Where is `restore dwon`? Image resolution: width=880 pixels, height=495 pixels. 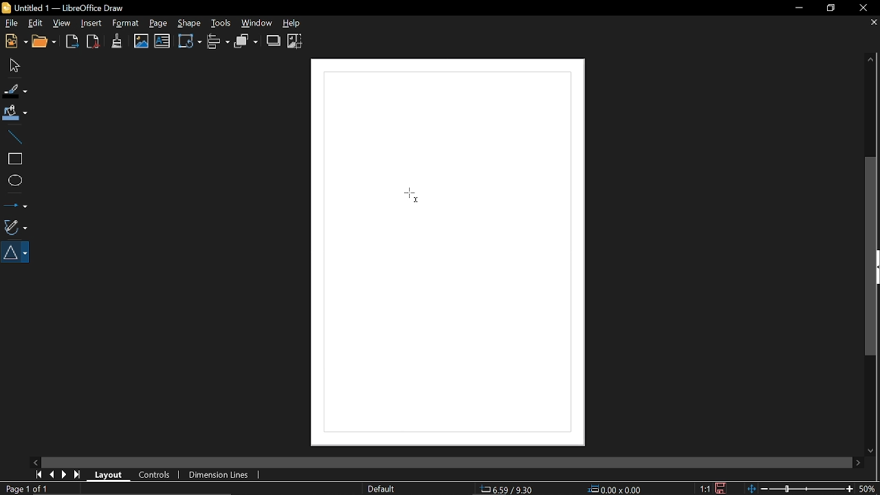 restore dwon is located at coordinates (831, 9).